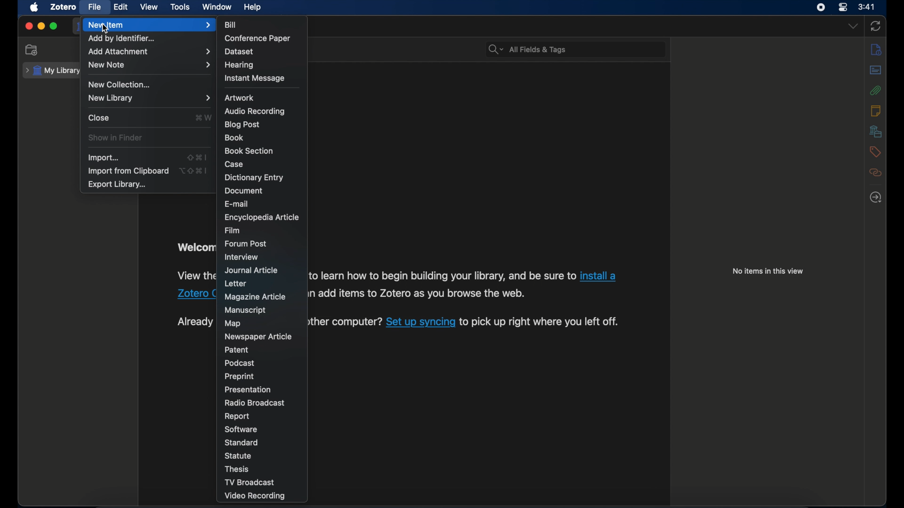  Describe the element at coordinates (248, 151) in the screenshot. I see `book section` at that location.